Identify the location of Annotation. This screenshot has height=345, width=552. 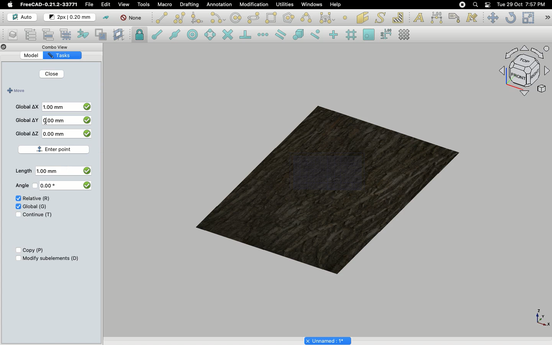
(219, 4).